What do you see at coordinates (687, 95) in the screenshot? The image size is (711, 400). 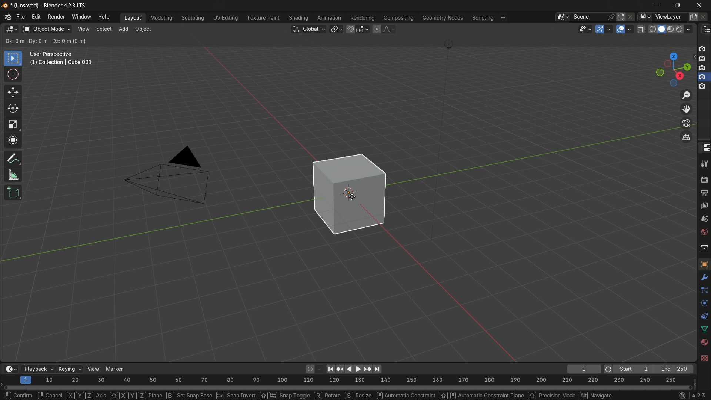 I see `zoom in/out` at bounding box center [687, 95].